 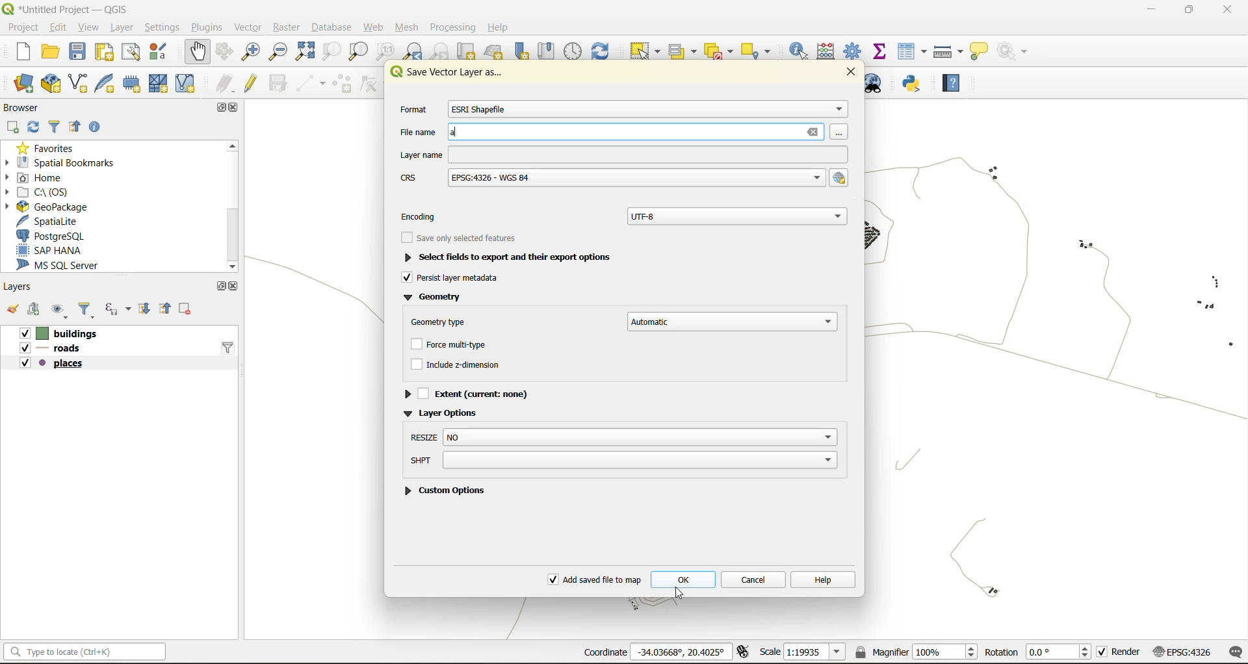 I want to click on scale, so click(x=803, y=654).